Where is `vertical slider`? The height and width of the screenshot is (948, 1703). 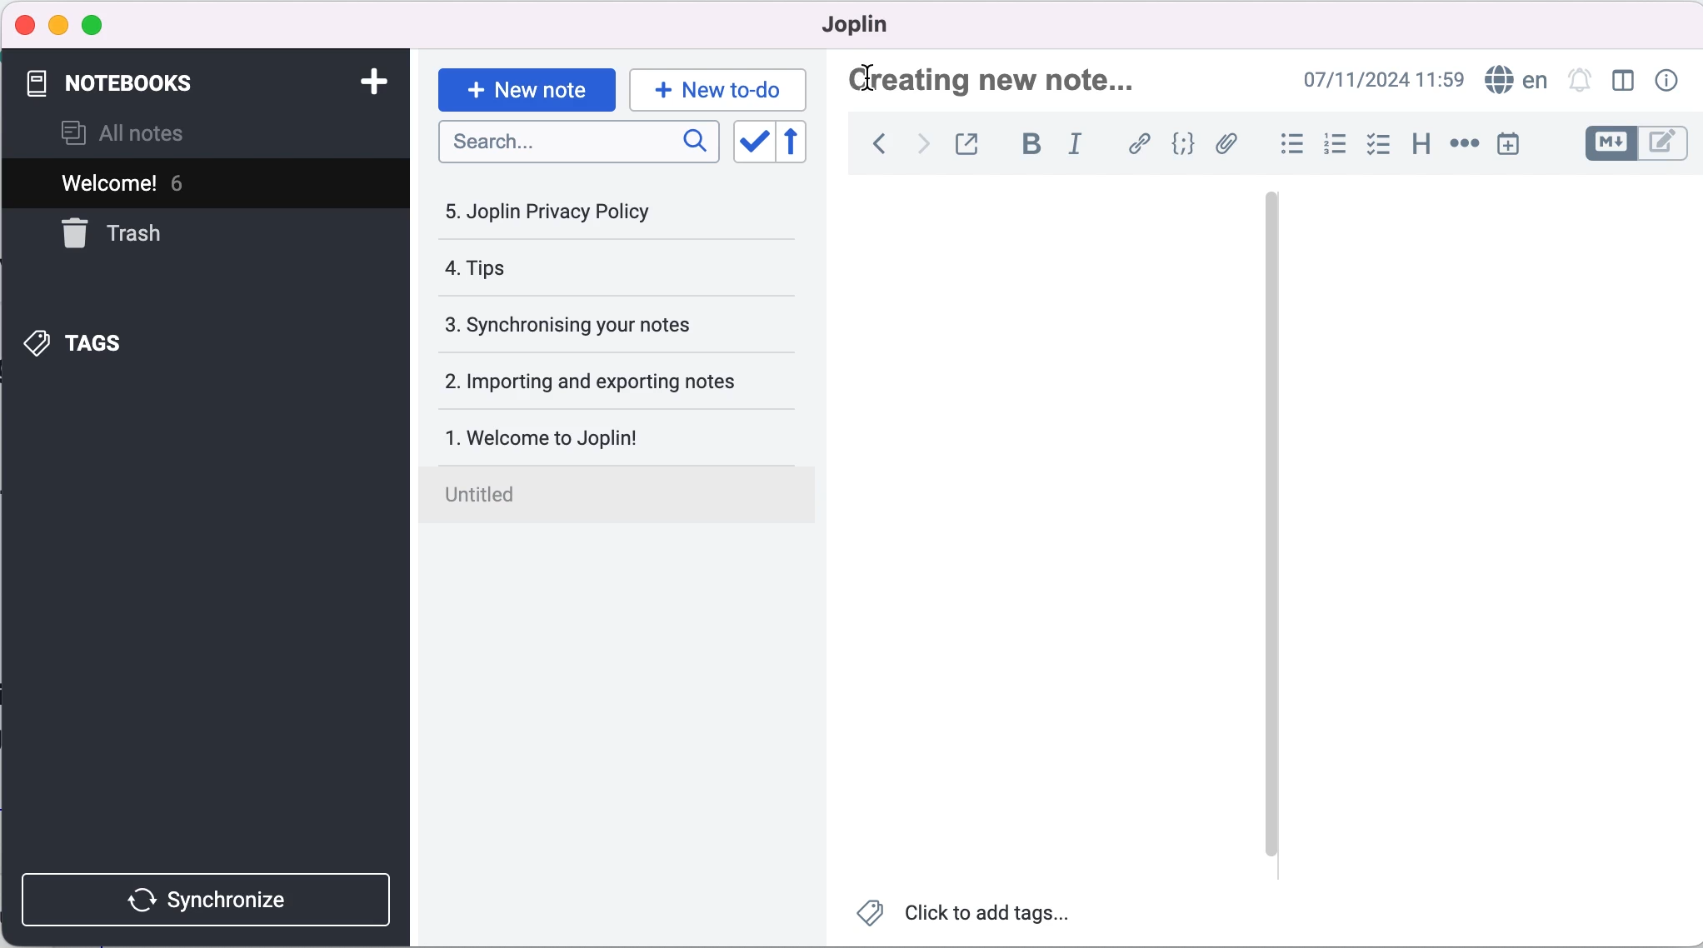 vertical slider is located at coordinates (1271, 248).